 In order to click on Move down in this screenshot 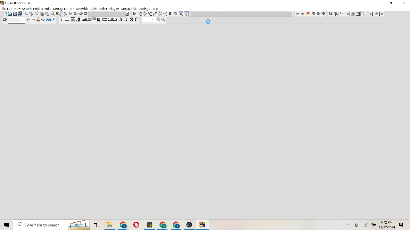, I will do `click(31, 14)`.